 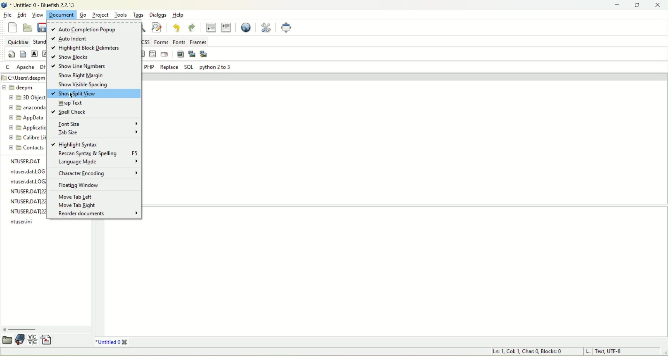 What do you see at coordinates (211, 28) in the screenshot?
I see `unindent` at bounding box center [211, 28].